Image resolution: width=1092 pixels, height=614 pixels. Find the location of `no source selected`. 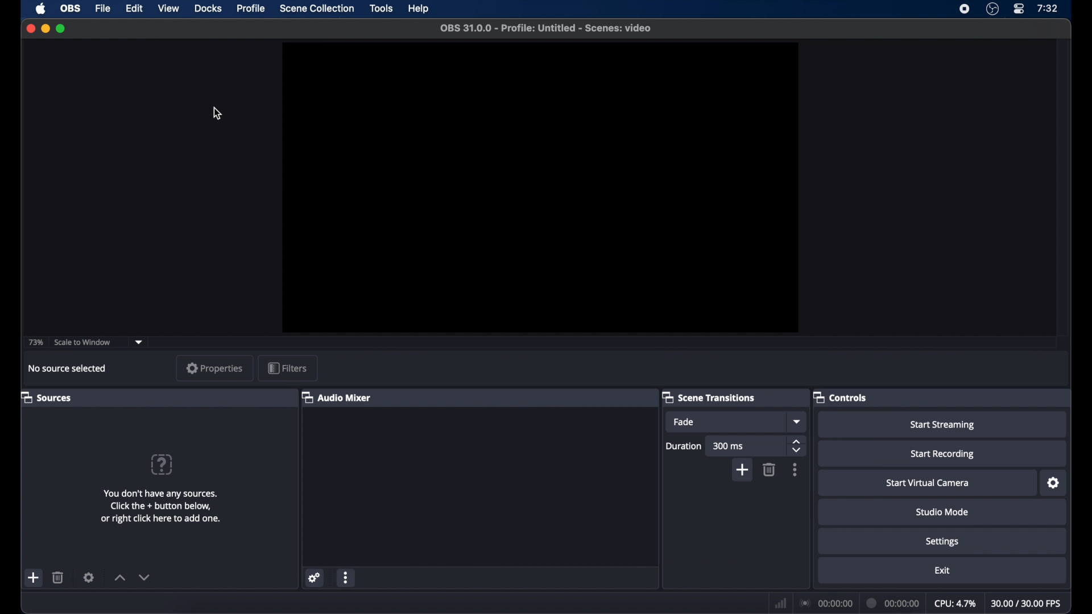

no source selected is located at coordinates (67, 368).